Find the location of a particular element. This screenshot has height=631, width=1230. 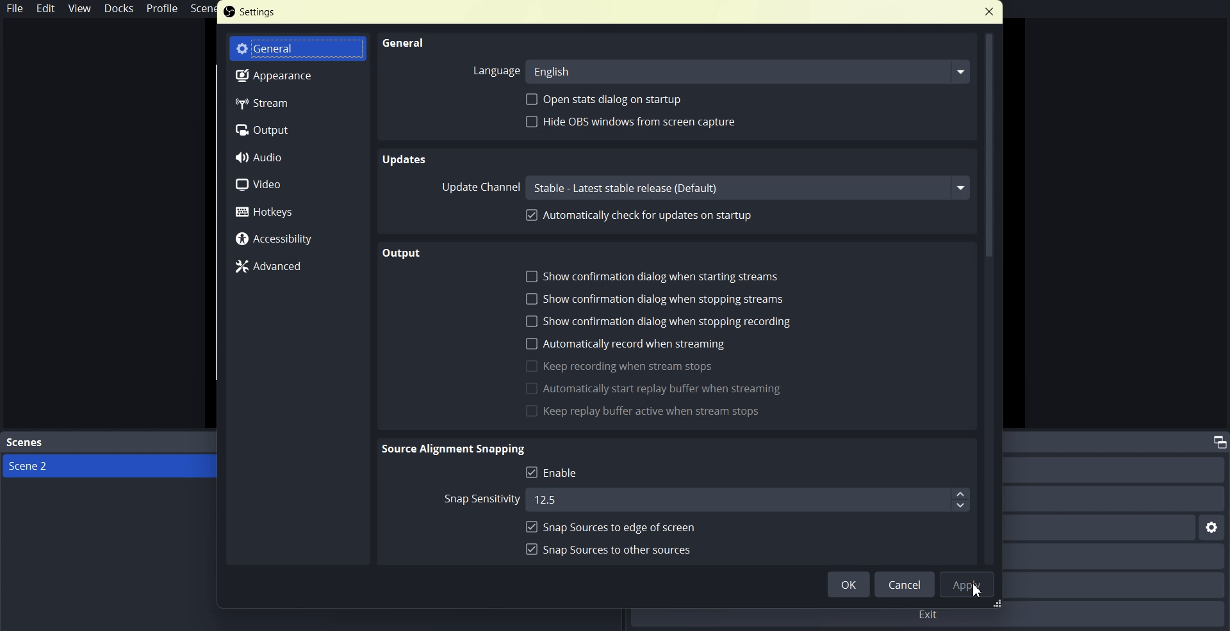

12.5 is located at coordinates (746, 499).